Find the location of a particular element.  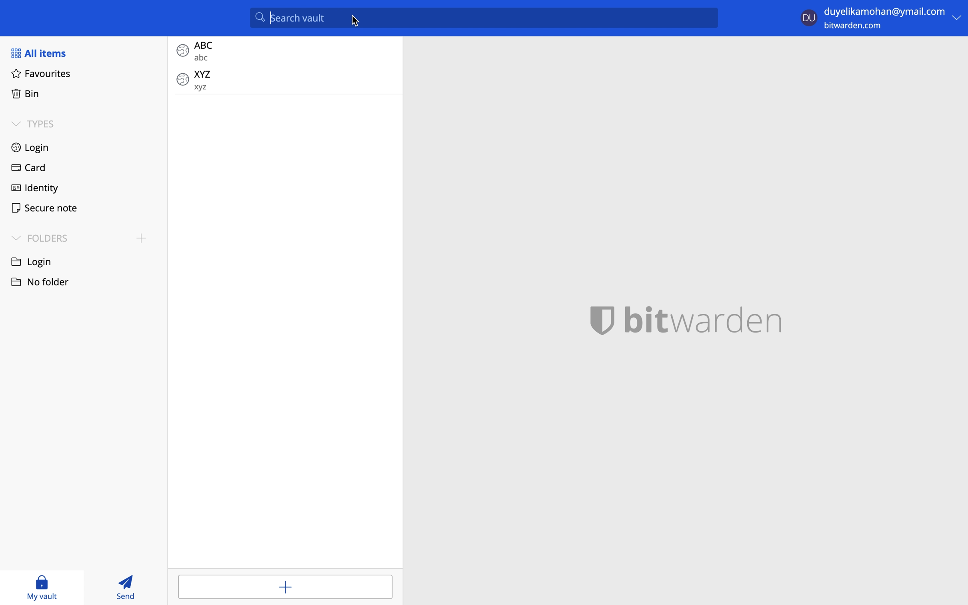

user profile is located at coordinates (808, 16).